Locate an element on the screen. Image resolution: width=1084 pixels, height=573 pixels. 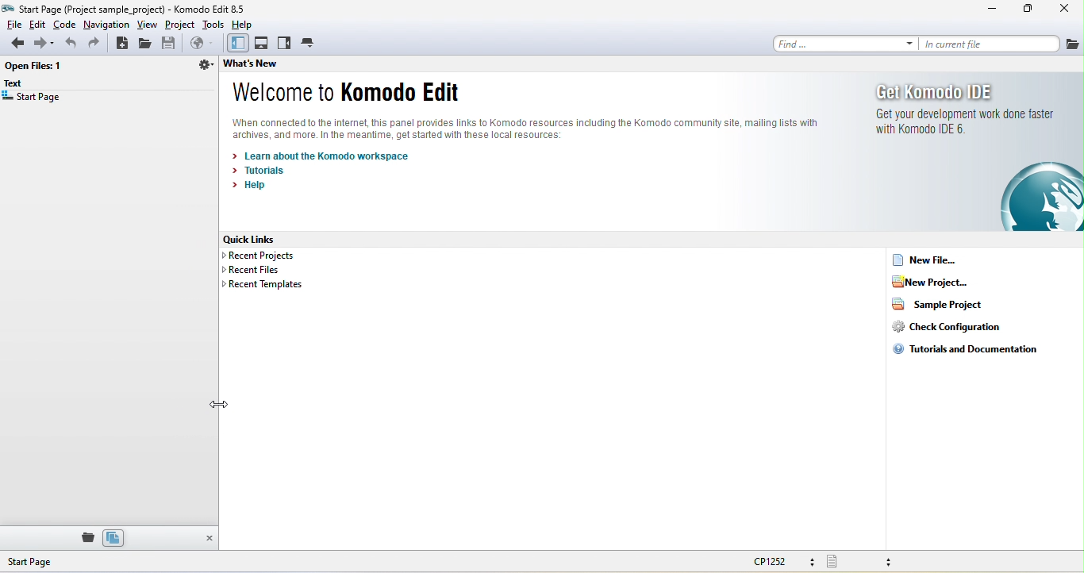
maximize is located at coordinates (1028, 10).